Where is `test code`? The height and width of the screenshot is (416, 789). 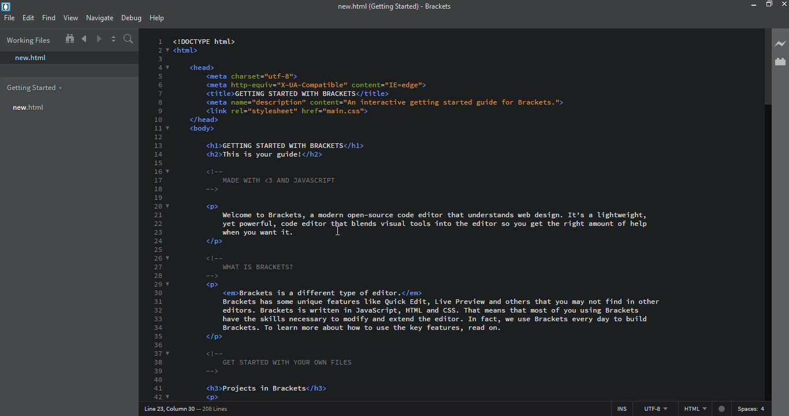 test code is located at coordinates (436, 328).